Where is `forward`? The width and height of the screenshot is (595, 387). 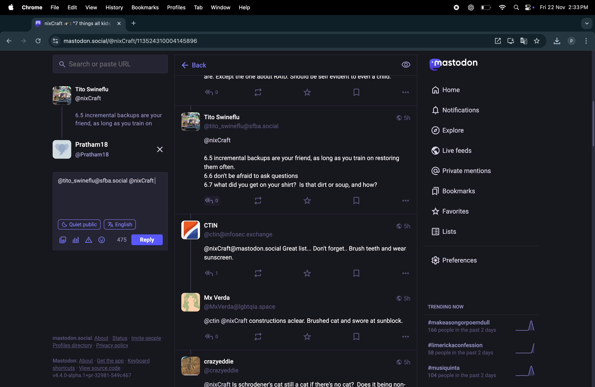 forward is located at coordinates (23, 40).